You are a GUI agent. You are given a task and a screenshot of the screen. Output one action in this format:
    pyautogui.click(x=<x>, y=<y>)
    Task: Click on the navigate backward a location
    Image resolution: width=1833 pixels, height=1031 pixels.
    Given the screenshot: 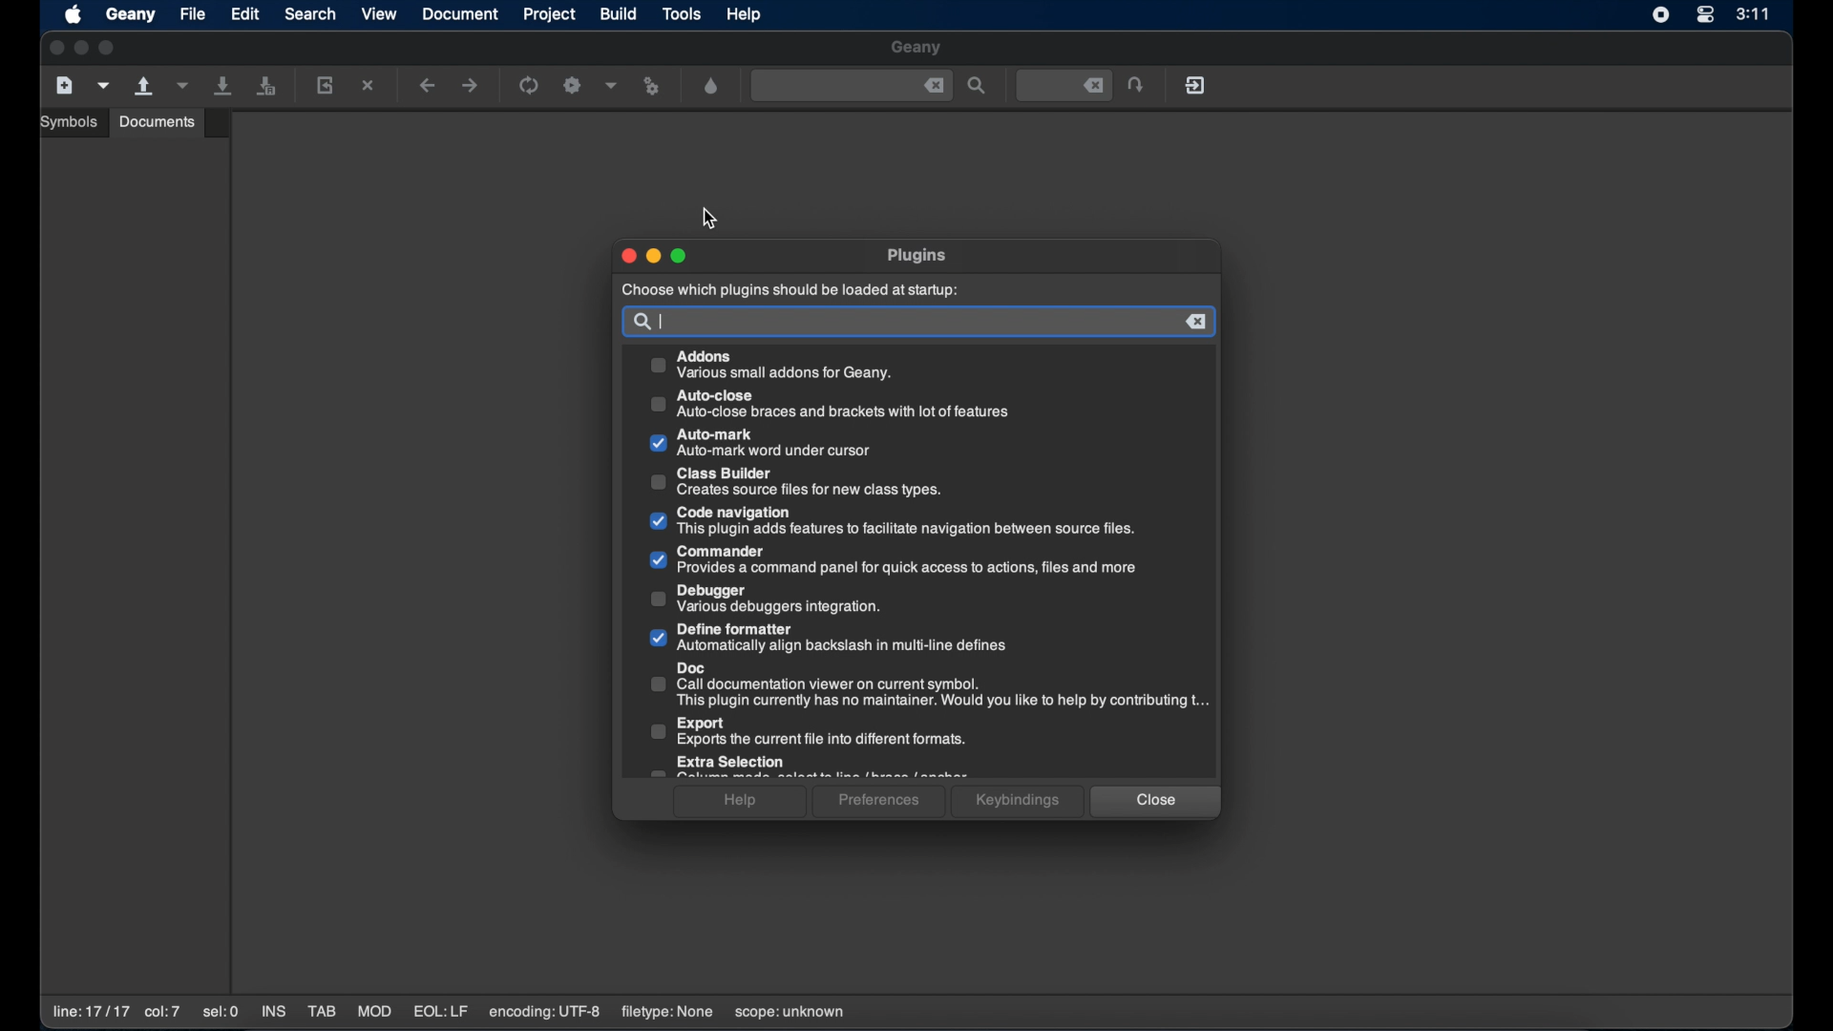 What is the action you would take?
    pyautogui.click(x=428, y=87)
    